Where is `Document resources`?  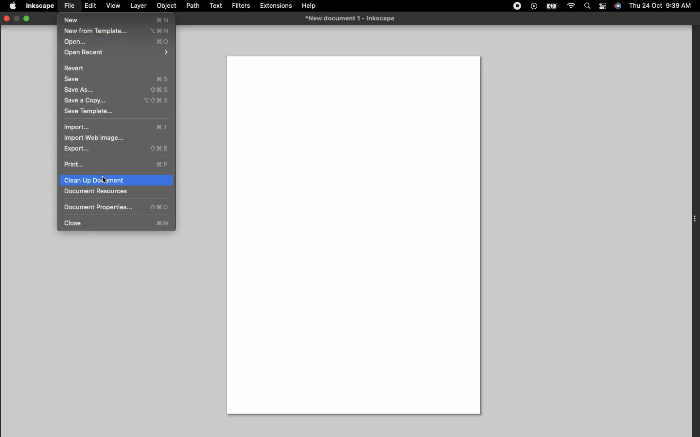 Document resources is located at coordinates (97, 192).